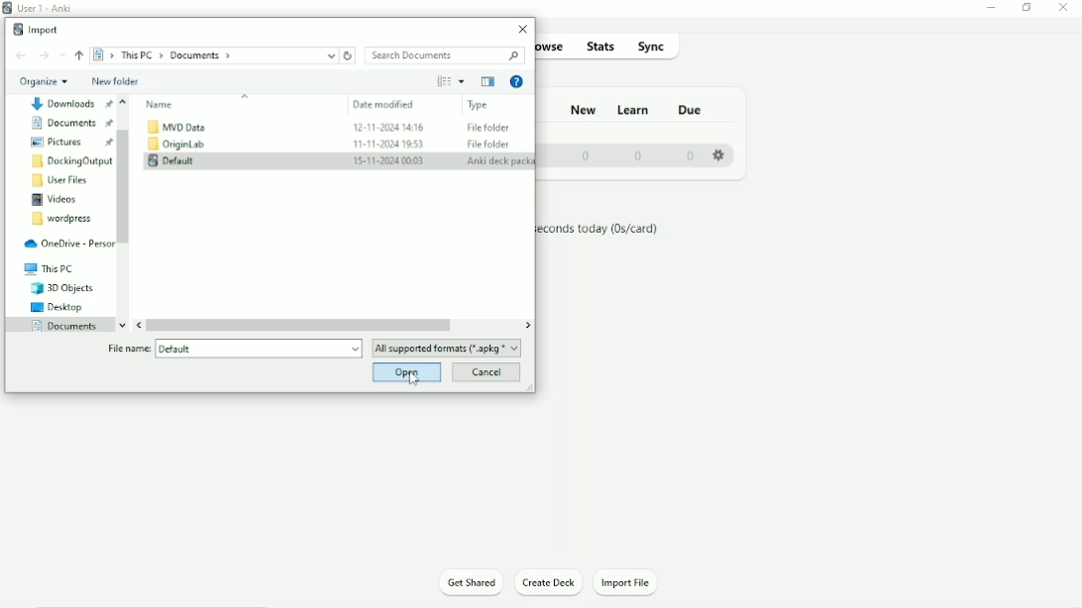 The height and width of the screenshot is (608, 1082). What do you see at coordinates (35, 29) in the screenshot?
I see `Import` at bounding box center [35, 29].